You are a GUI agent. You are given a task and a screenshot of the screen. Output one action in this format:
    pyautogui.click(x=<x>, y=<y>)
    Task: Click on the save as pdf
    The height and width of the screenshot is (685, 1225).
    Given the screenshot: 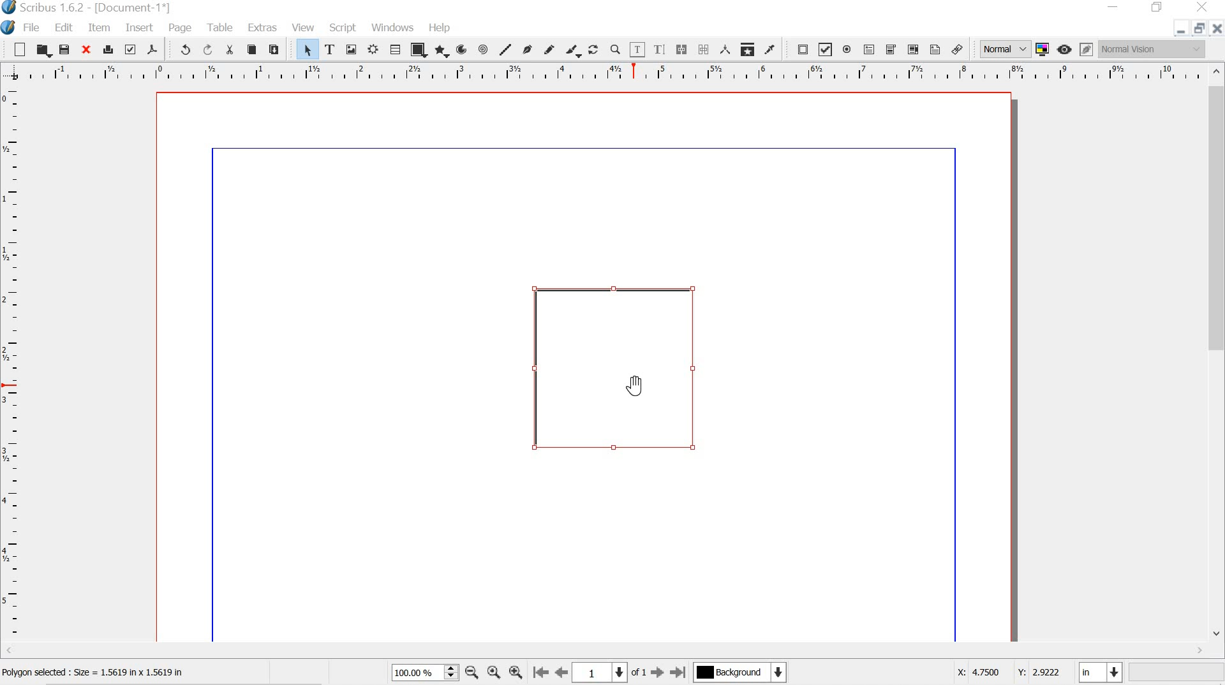 What is the action you would take?
    pyautogui.click(x=154, y=50)
    